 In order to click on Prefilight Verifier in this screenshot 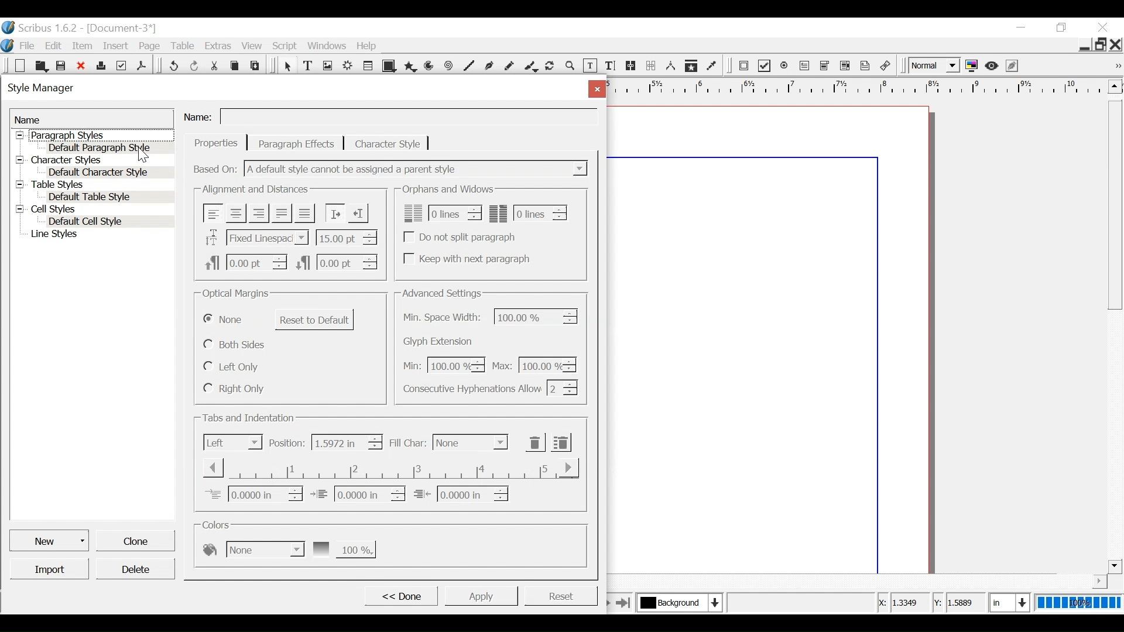, I will do `click(121, 65)`.